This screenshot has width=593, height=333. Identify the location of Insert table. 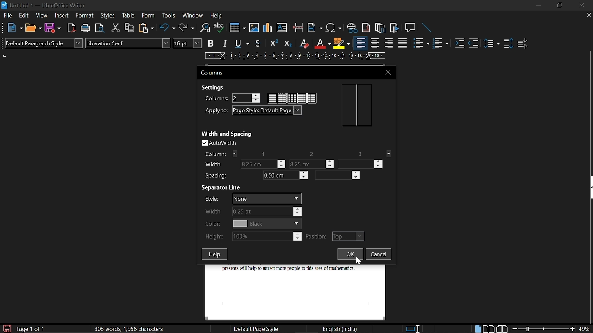
(237, 28).